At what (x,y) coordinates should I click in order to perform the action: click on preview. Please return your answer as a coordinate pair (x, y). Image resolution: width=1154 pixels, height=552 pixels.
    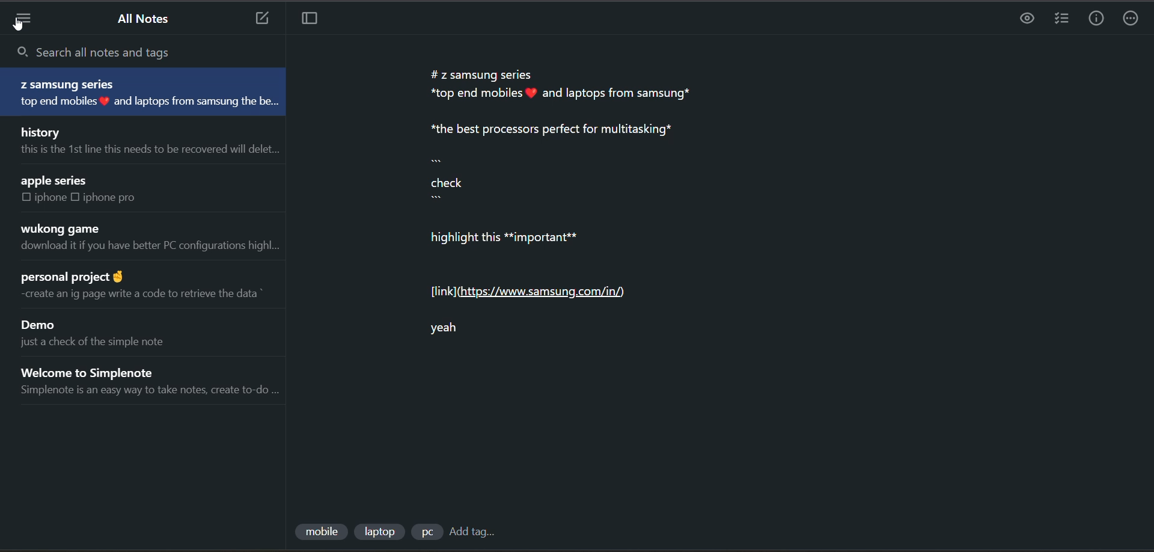
    Looking at the image, I should click on (1026, 19).